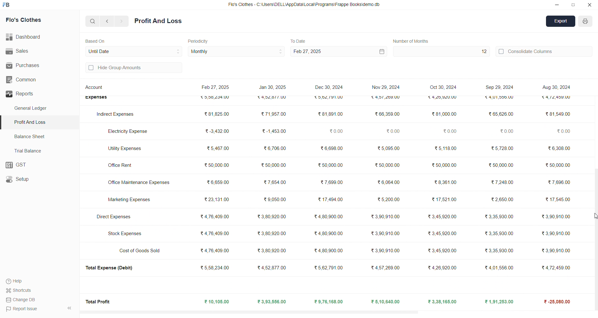 This screenshot has height=318, width=598. I want to click on Feb 27, 2025, so click(216, 88).